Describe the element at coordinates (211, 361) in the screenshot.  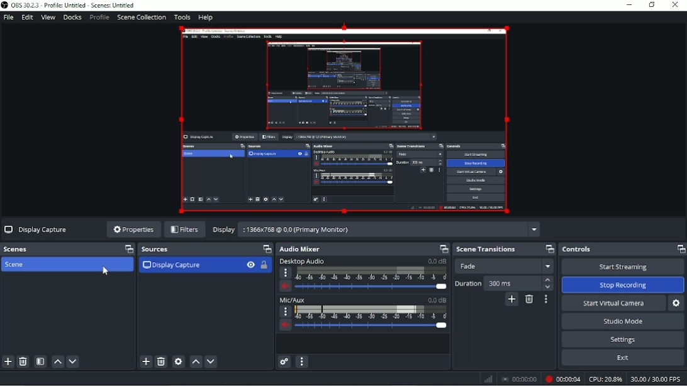
I see `Move source(s) down` at that location.